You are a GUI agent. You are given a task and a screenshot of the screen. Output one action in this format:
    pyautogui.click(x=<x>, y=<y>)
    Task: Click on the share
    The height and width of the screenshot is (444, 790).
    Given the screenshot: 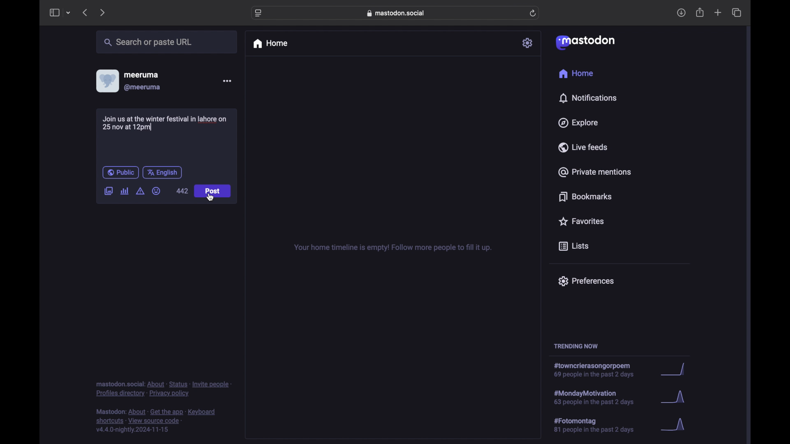 What is the action you would take?
    pyautogui.click(x=700, y=13)
    